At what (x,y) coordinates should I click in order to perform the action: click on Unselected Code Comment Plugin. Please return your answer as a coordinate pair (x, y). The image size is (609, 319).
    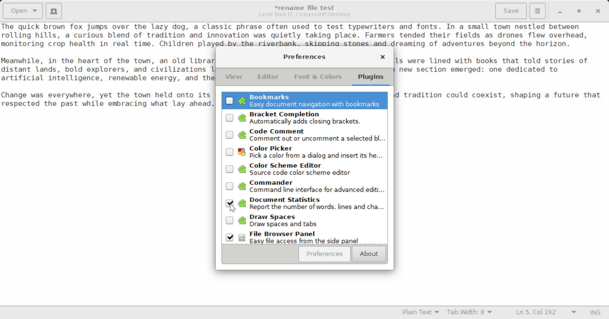
    Looking at the image, I should click on (306, 135).